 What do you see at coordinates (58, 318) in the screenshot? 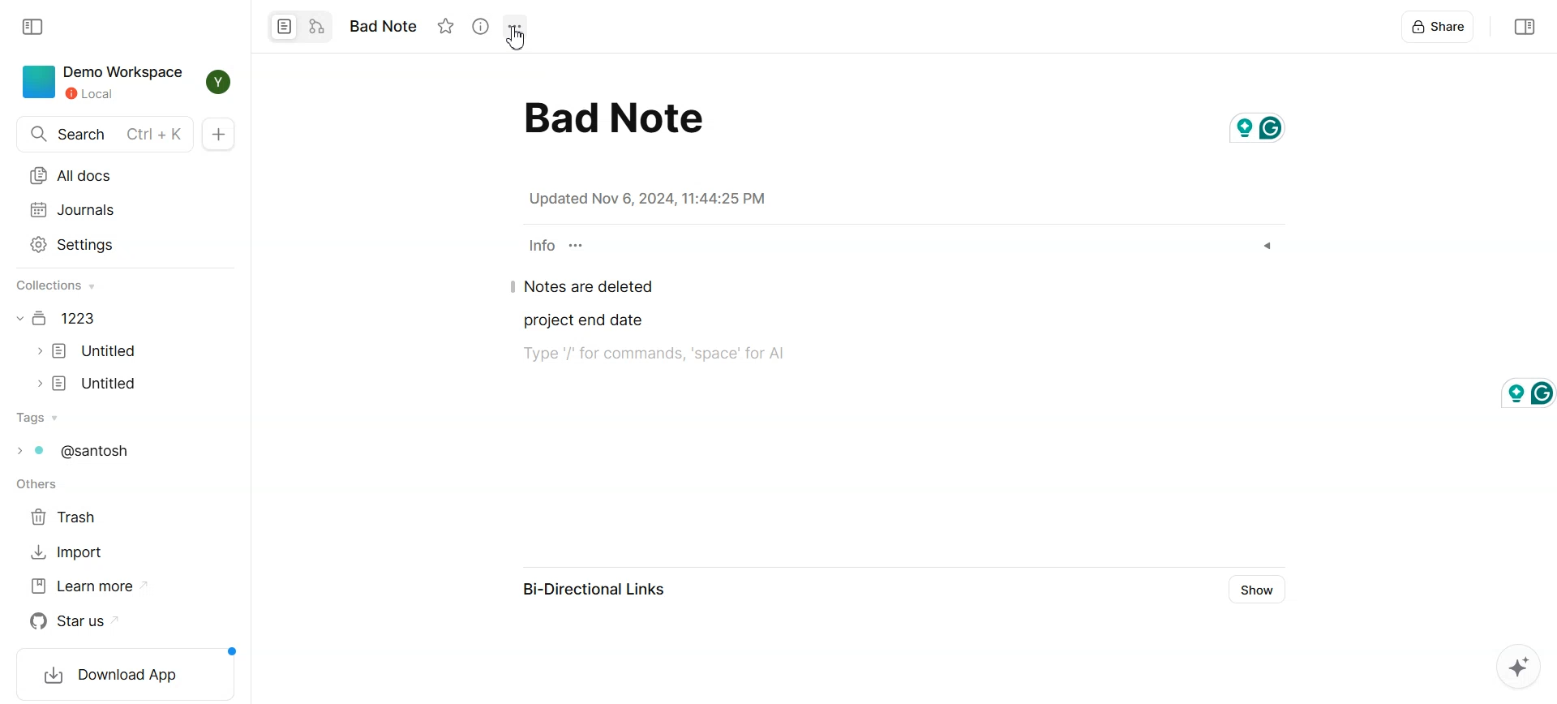
I see `Document` at bounding box center [58, 318].